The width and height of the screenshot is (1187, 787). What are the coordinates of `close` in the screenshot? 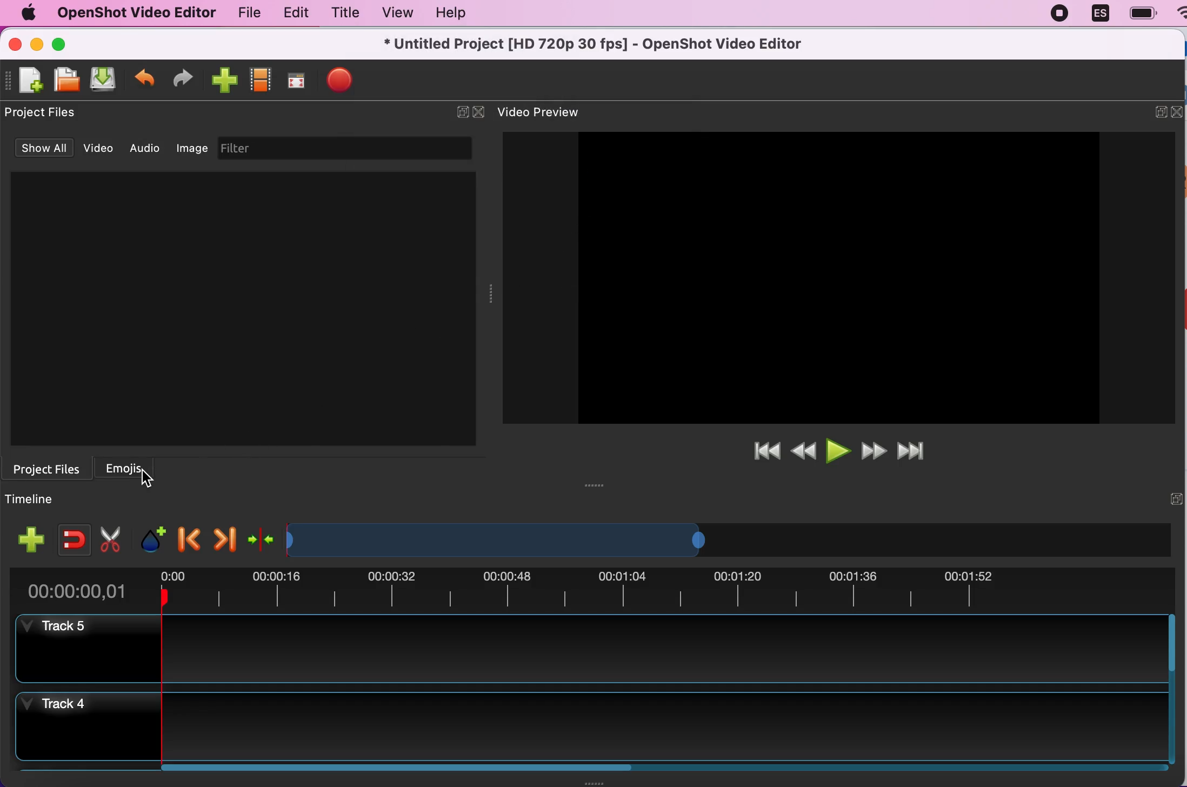 It's located at (482, 109).